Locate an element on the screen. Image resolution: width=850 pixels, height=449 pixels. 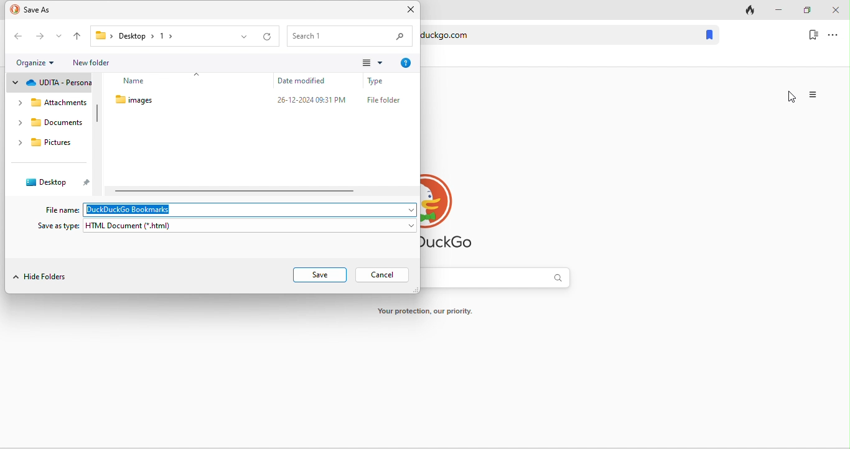
close is located at coordinates (410, 10).